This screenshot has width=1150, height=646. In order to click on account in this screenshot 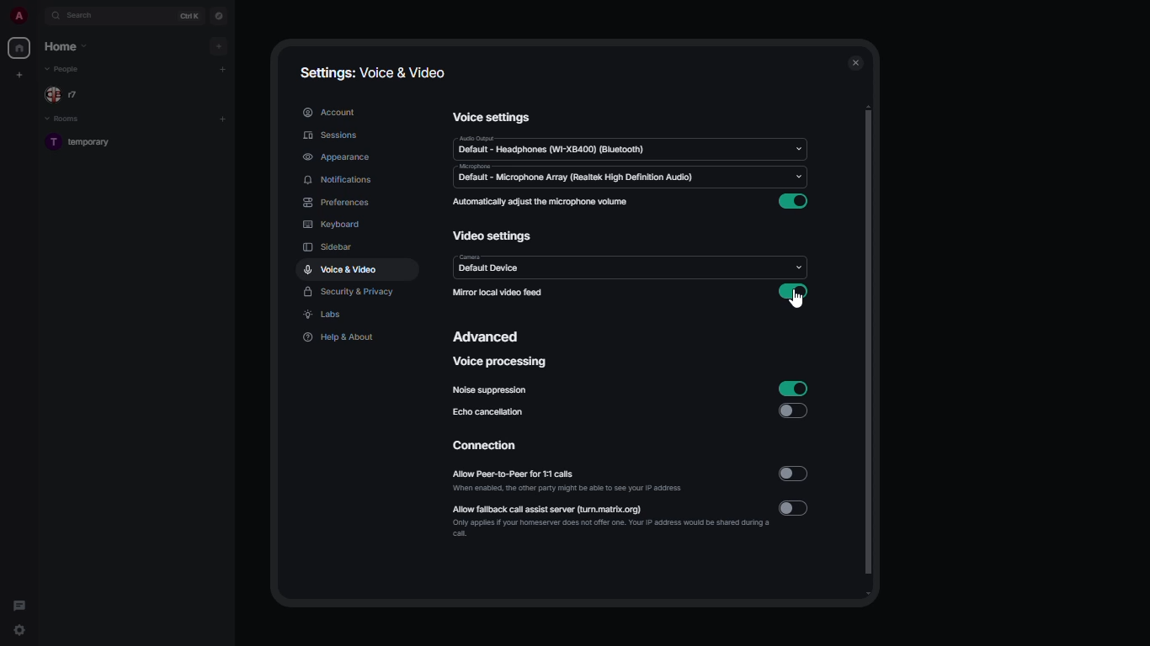, I will do `click(330, 113)`.